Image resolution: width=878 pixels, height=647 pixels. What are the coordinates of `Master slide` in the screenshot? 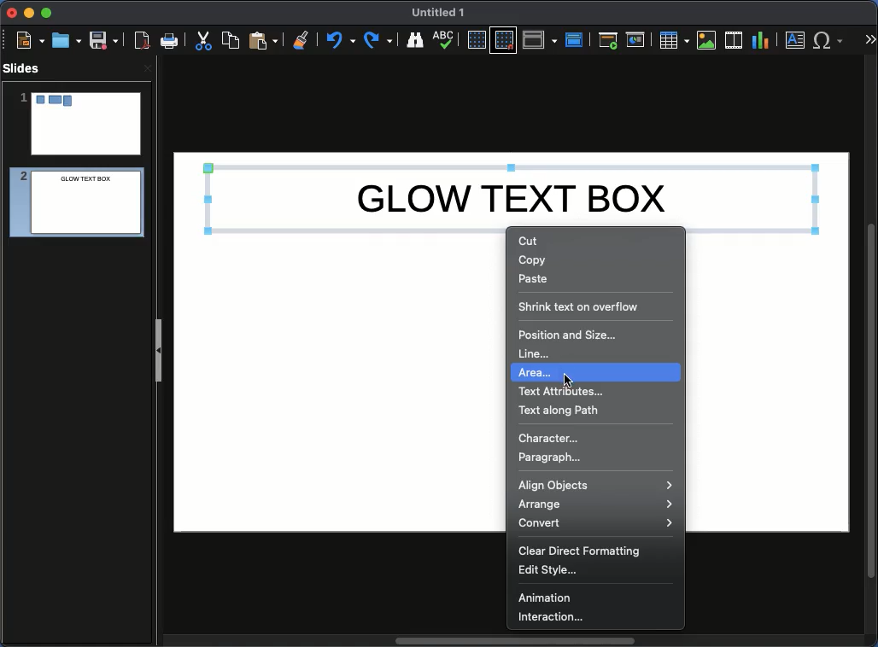 It's located at (577, 39).